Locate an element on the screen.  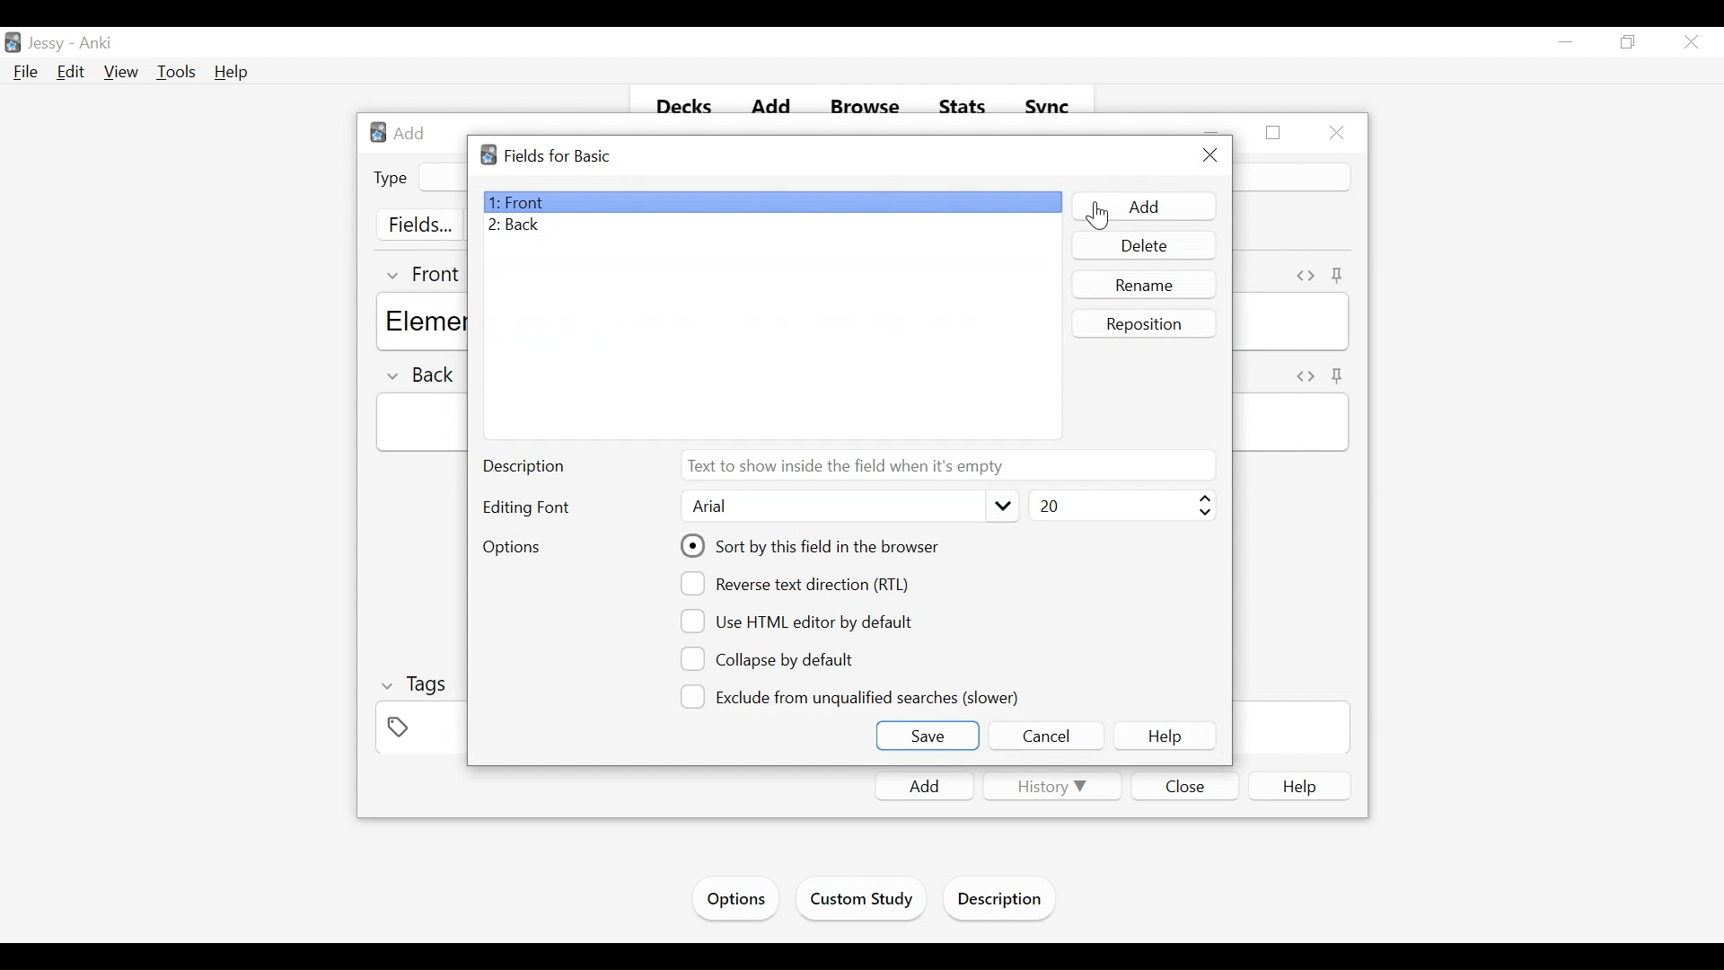
Delete is located at coordinates (1144, 245).